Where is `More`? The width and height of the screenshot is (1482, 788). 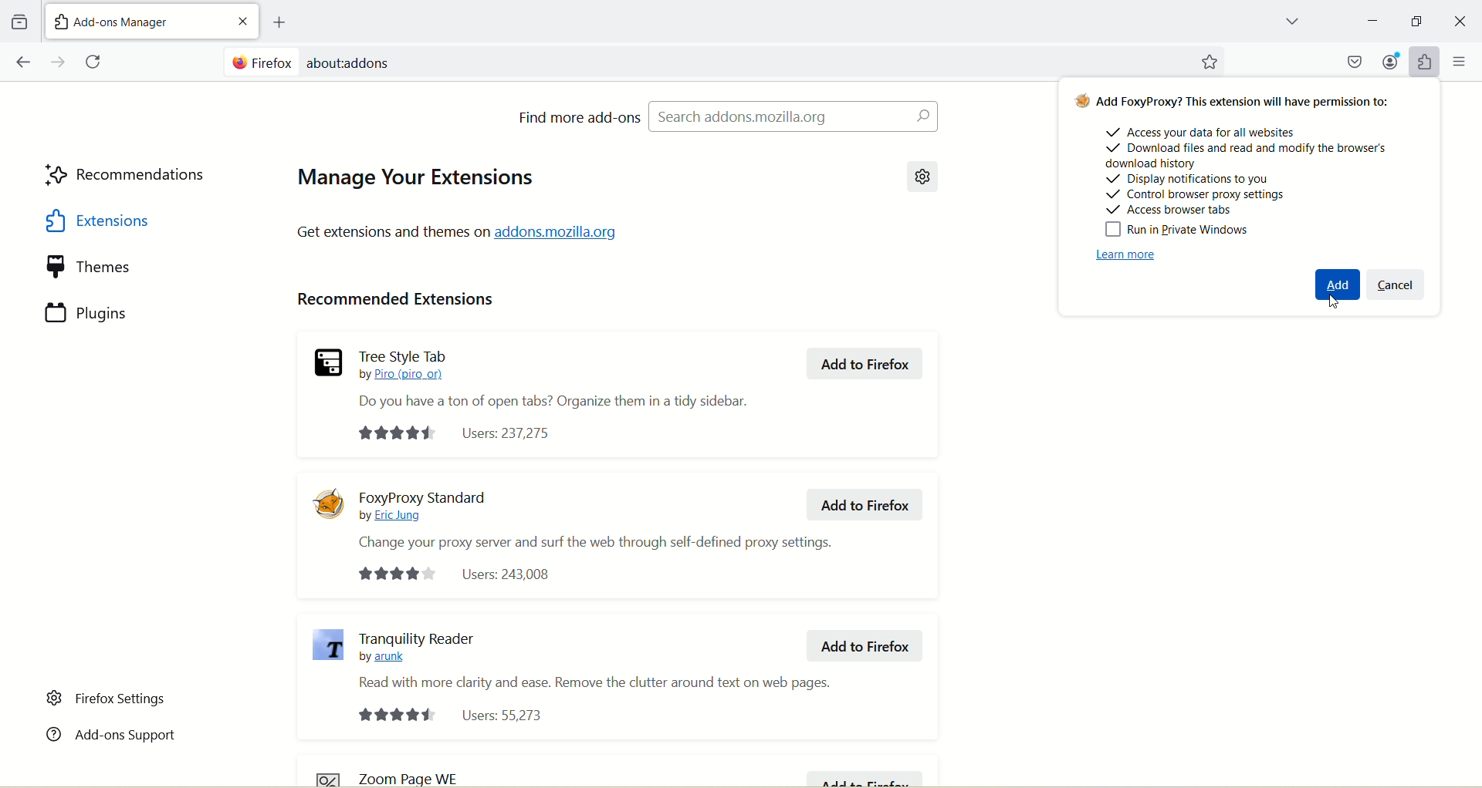
More is located at coordinates (1460, 61).